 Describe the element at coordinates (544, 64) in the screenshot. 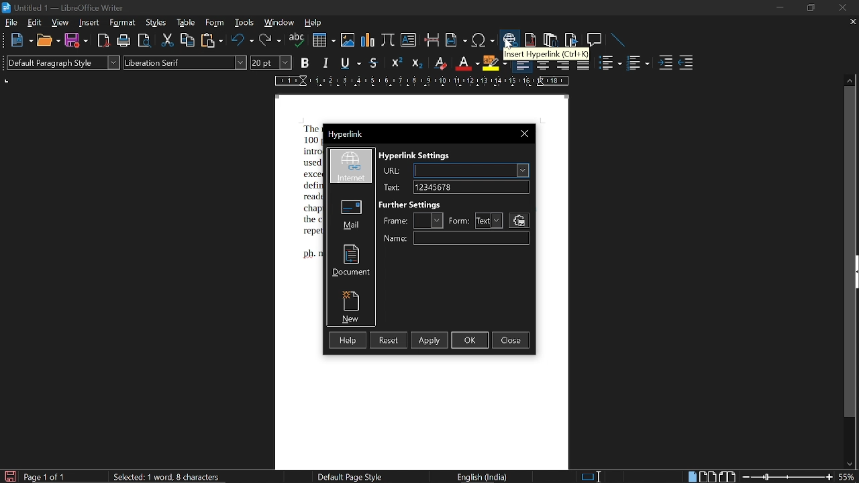

I see `align center` at that location.